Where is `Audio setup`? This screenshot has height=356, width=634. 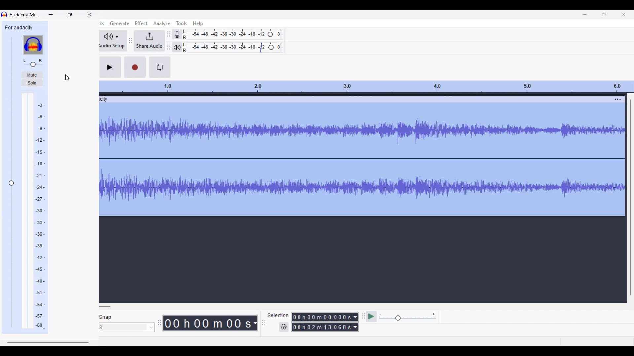
Audio setup is located at coordinates (113, 41).